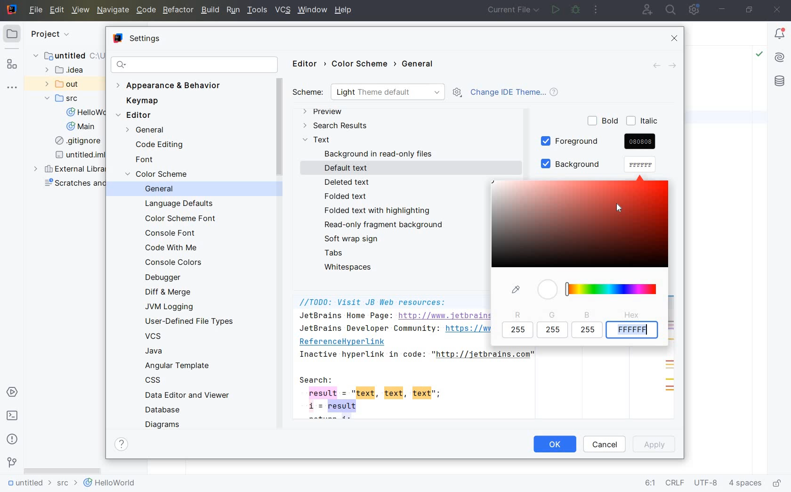  What do you see at coordinates (210, 10) in the screenshot?
I see `BUILD` at bounding box center [210, 10].